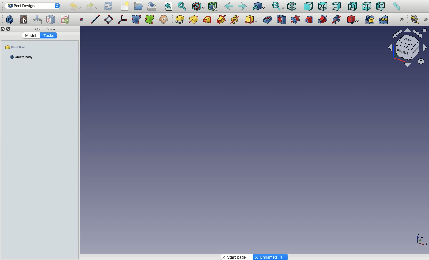 This screenshot has width=429, height=260. What do you see at coordinates (396, 7) in the screenshot?
I see `Measure` at bounding box center [396, 7].